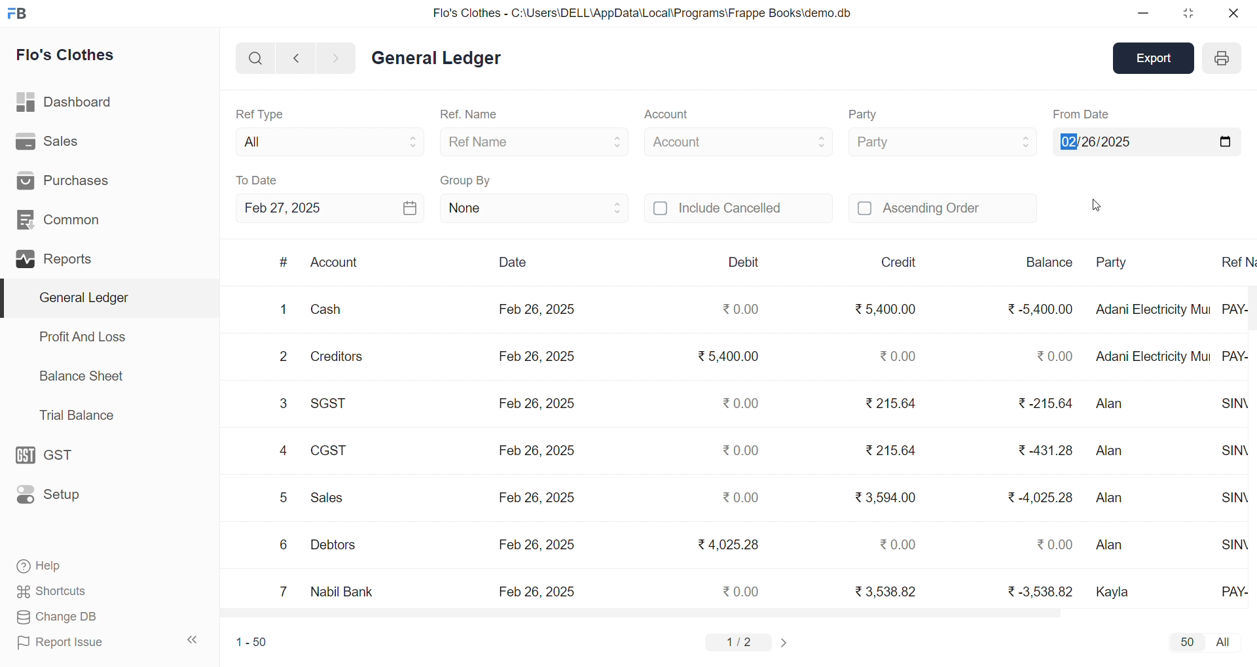 The width and height of the screenshot is (1257, 667). What do you see at coordinates (52, 589) in the screenshot?
I see `Shortcuts` at bounding box center [52, 589].